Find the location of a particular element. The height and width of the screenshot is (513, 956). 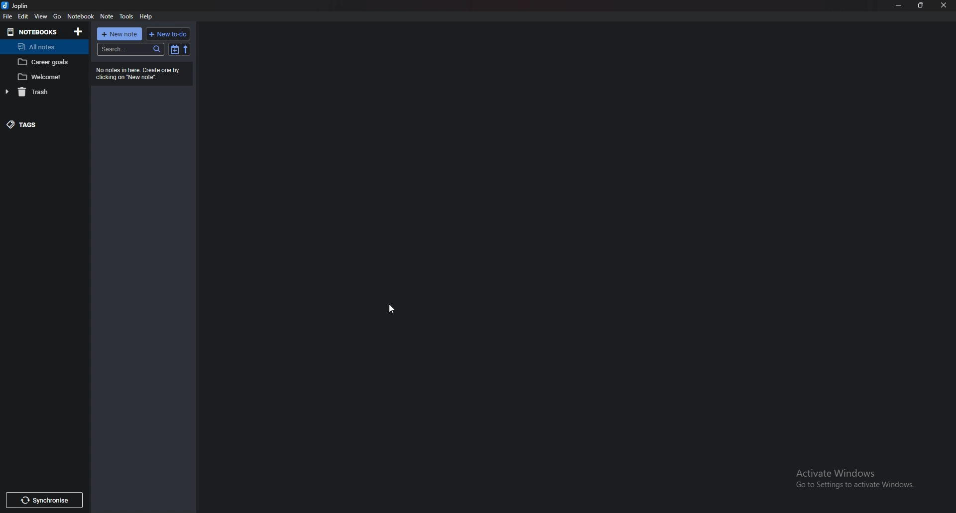

tools is located at coordinates (126, 16).